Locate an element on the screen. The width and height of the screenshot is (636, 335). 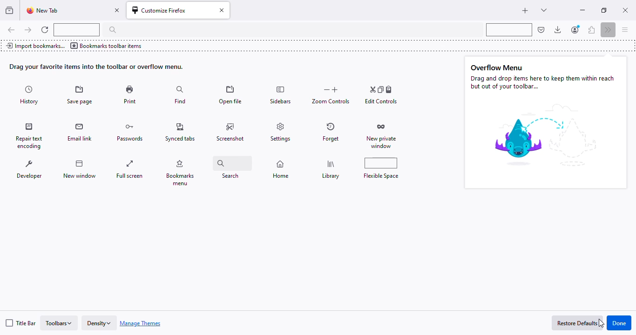
search is located at coordinates (230, 167).